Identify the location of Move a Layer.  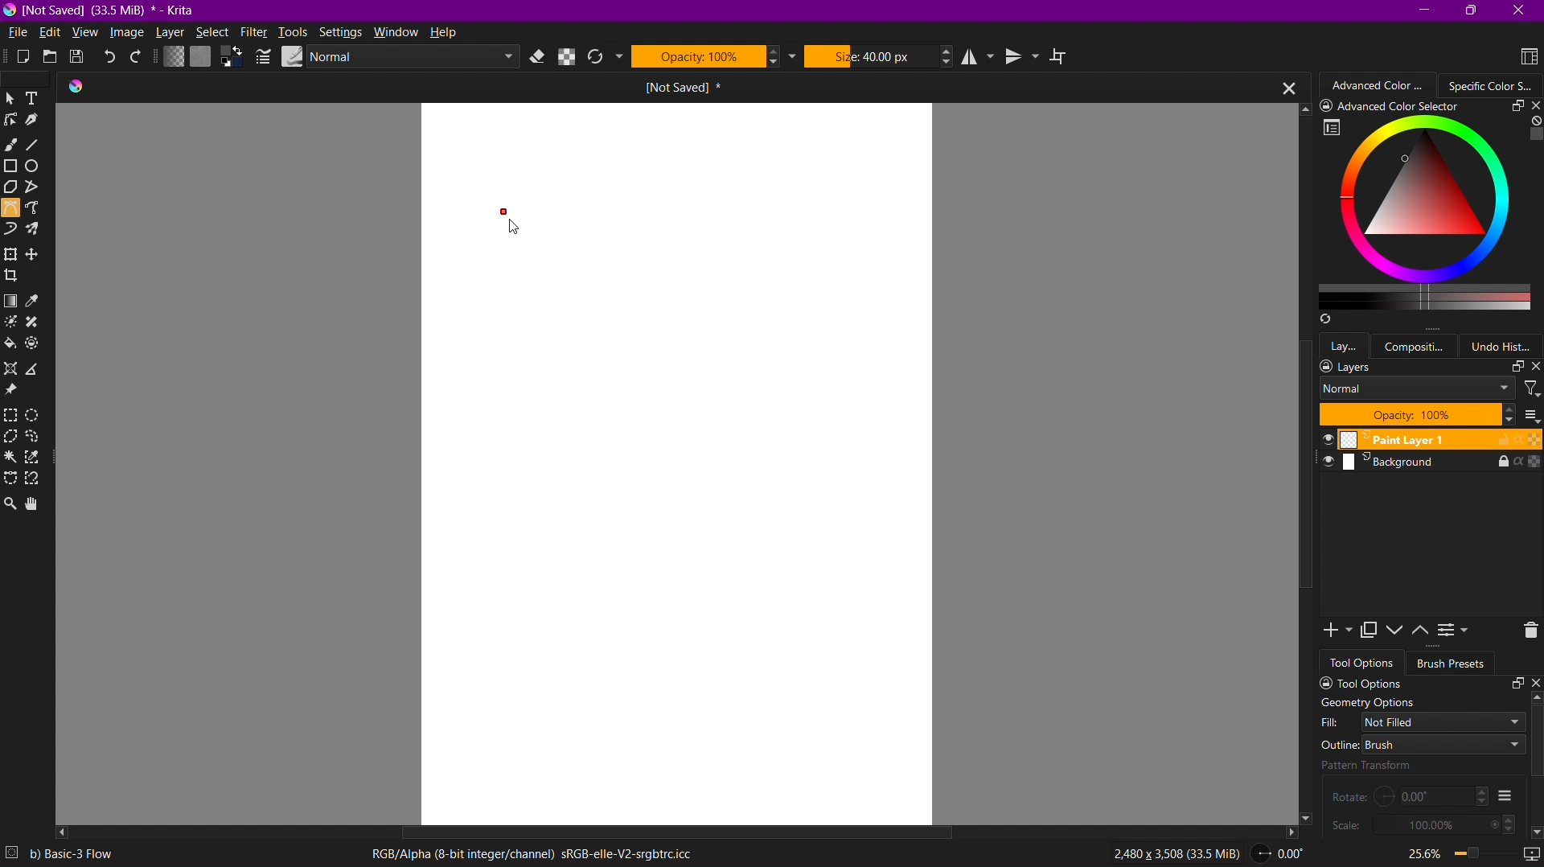
(37, 255).